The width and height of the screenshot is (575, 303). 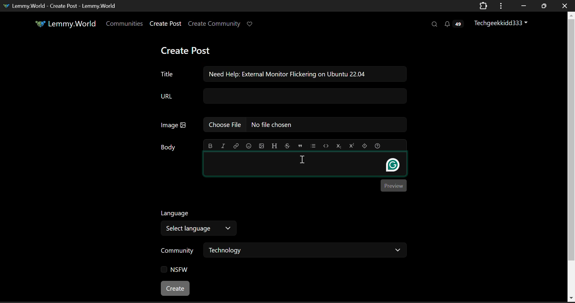 What do you see at coordinates (394, 186) in the screenshot?
I see `Preview Button` at bounding box center [394, 186].